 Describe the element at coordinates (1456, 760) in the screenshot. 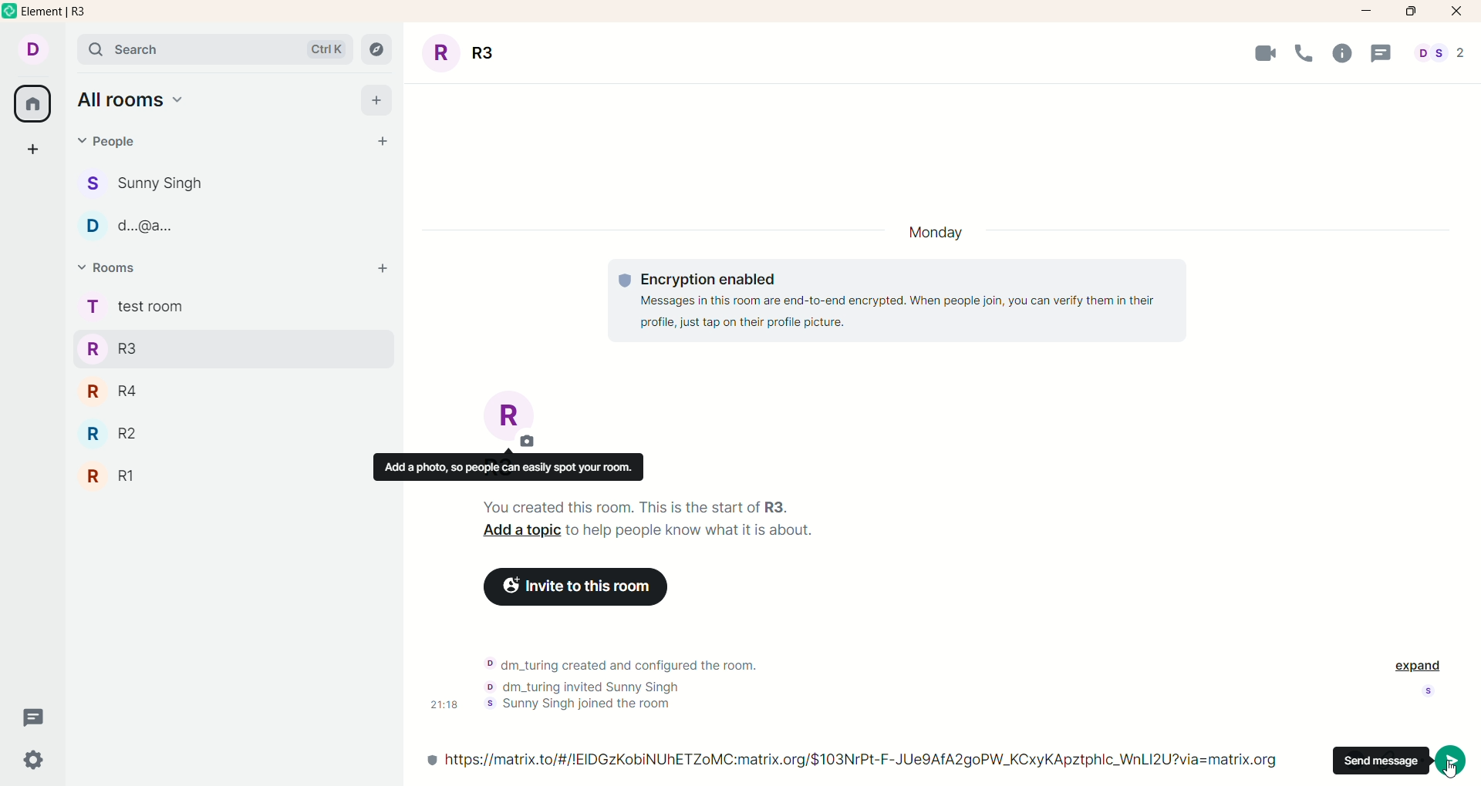

I see `send message` at that location.